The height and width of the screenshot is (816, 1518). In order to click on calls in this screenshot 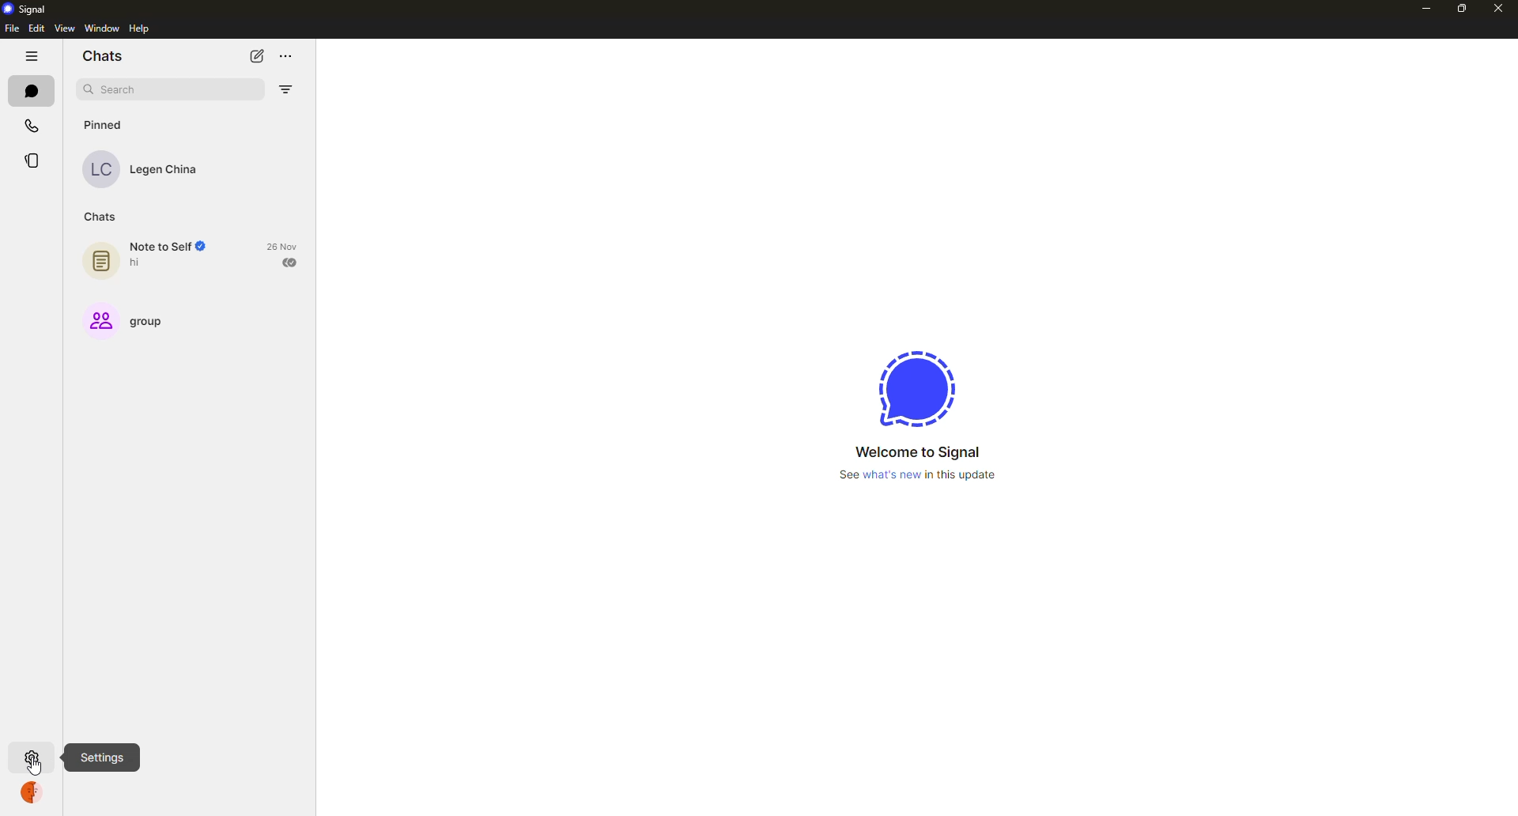, I will do `click(33, 125)`.